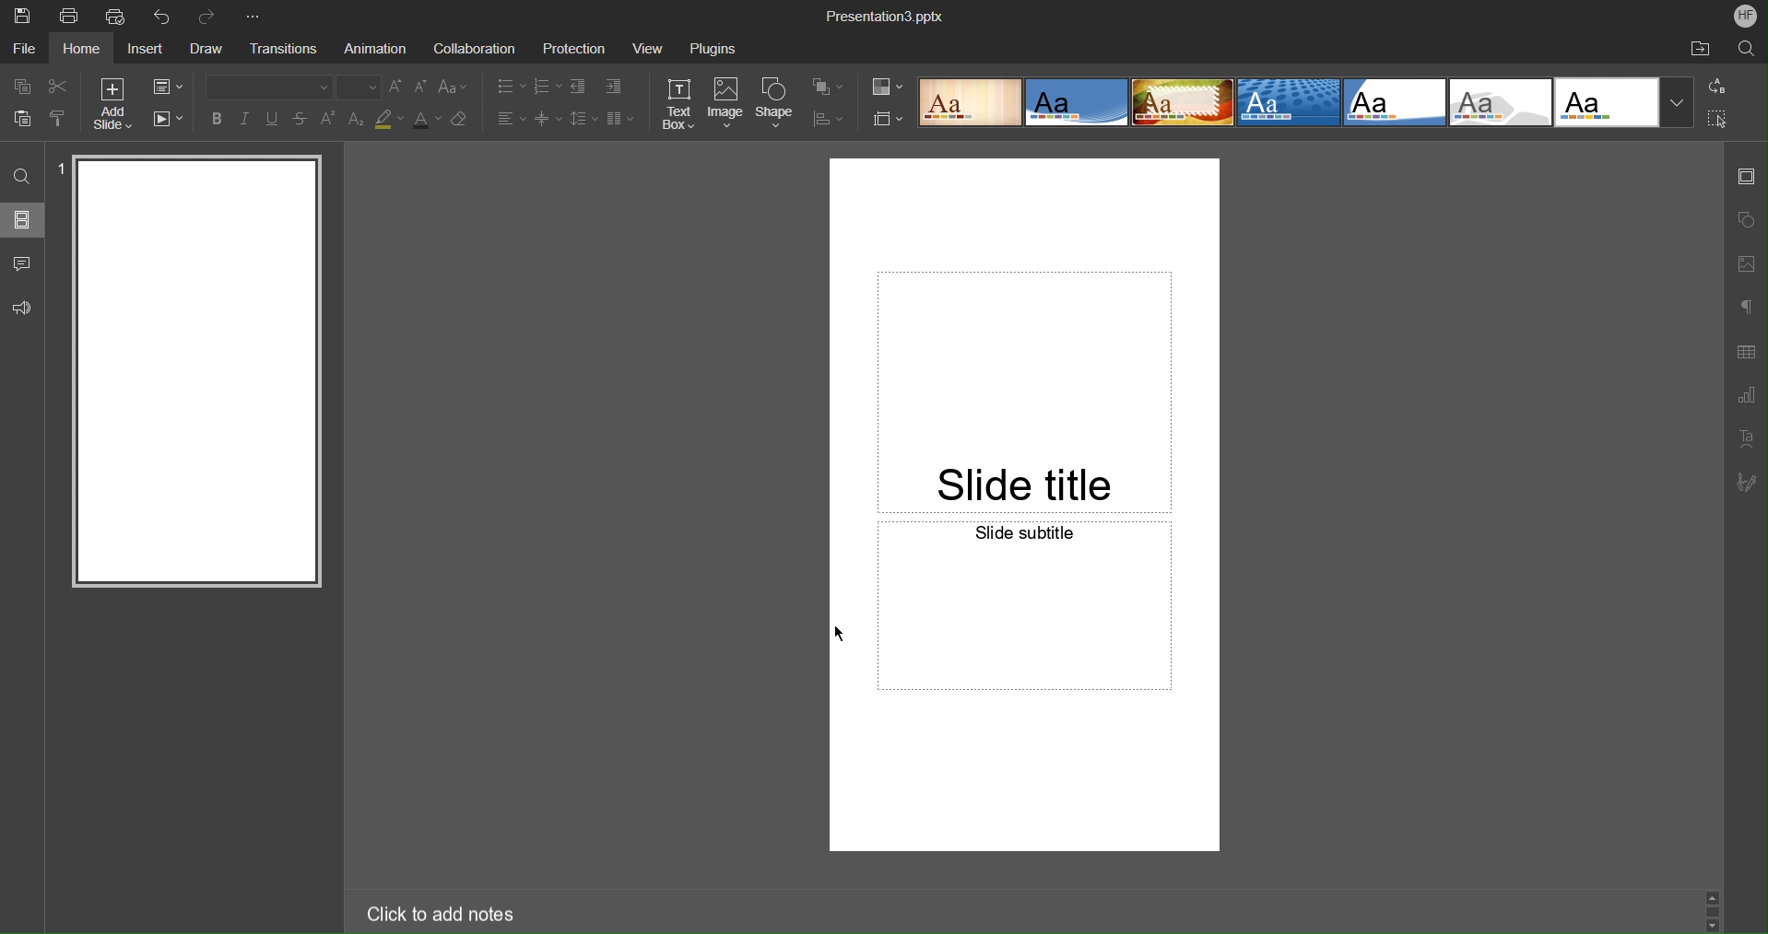 This screenshot has height=934, width=1768. I want to click on Animation, so click(378, 49).